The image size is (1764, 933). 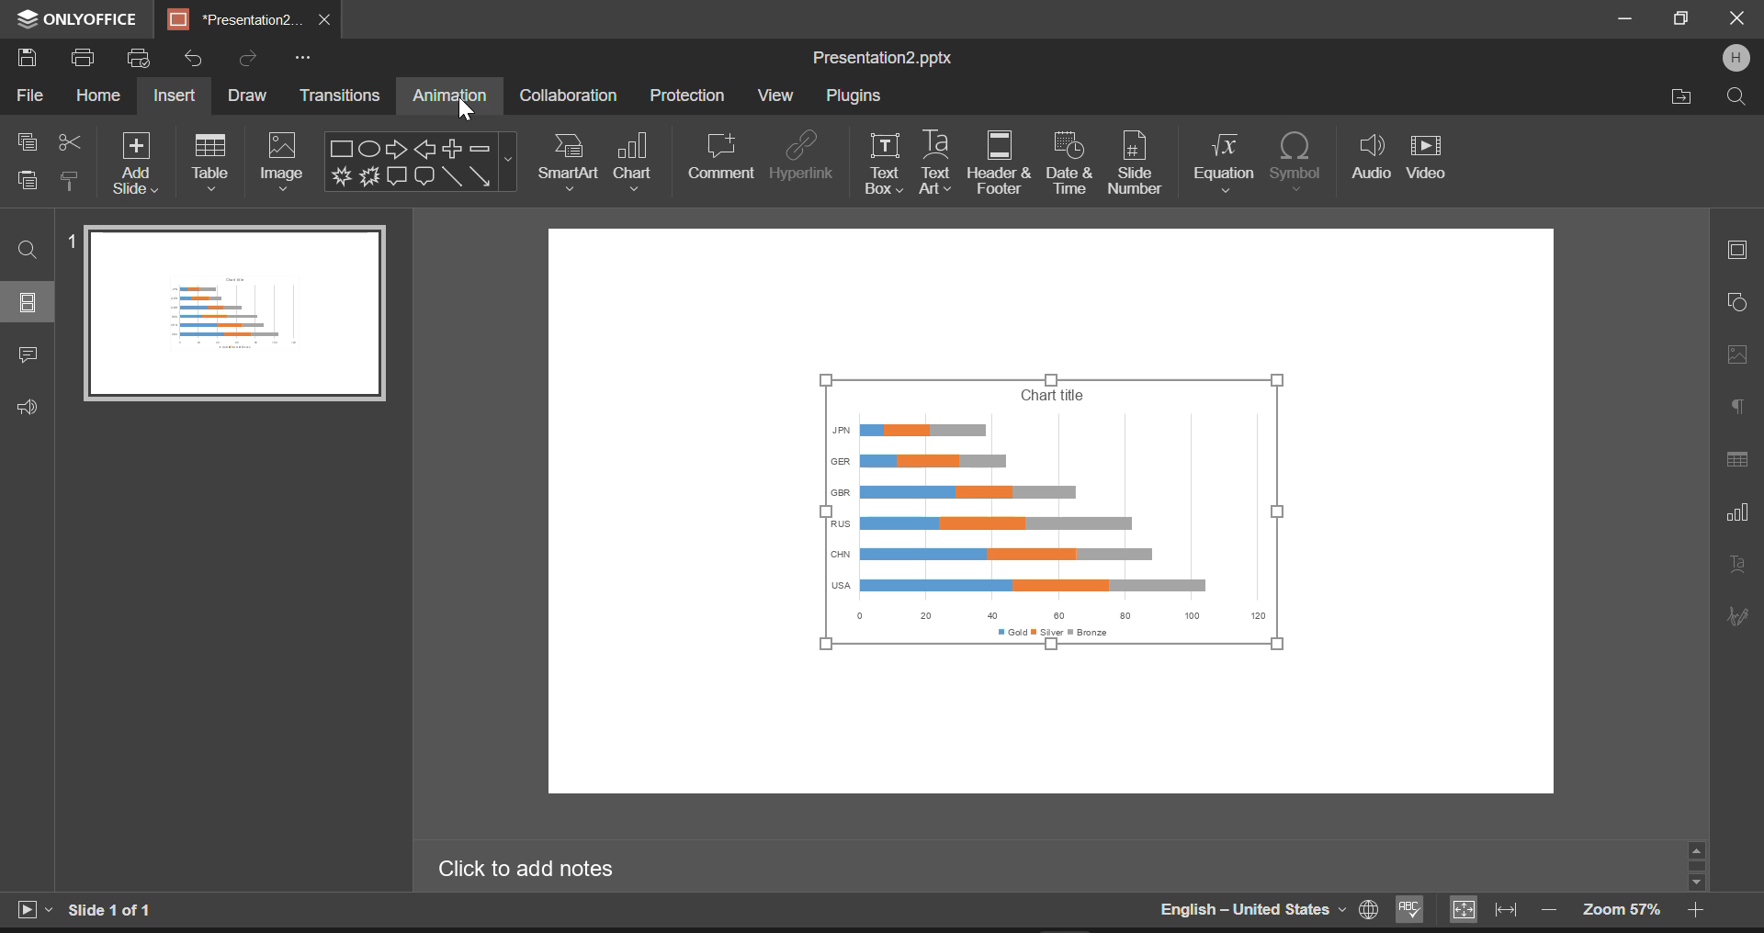 I want to click on File, so click(x=28, y=99).